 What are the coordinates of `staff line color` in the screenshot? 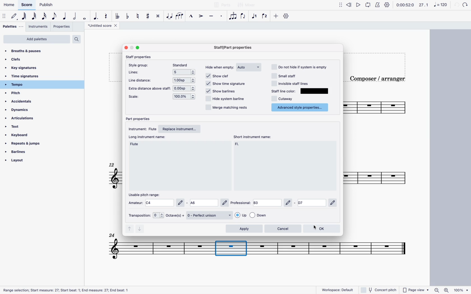 It's located at (284, 91).